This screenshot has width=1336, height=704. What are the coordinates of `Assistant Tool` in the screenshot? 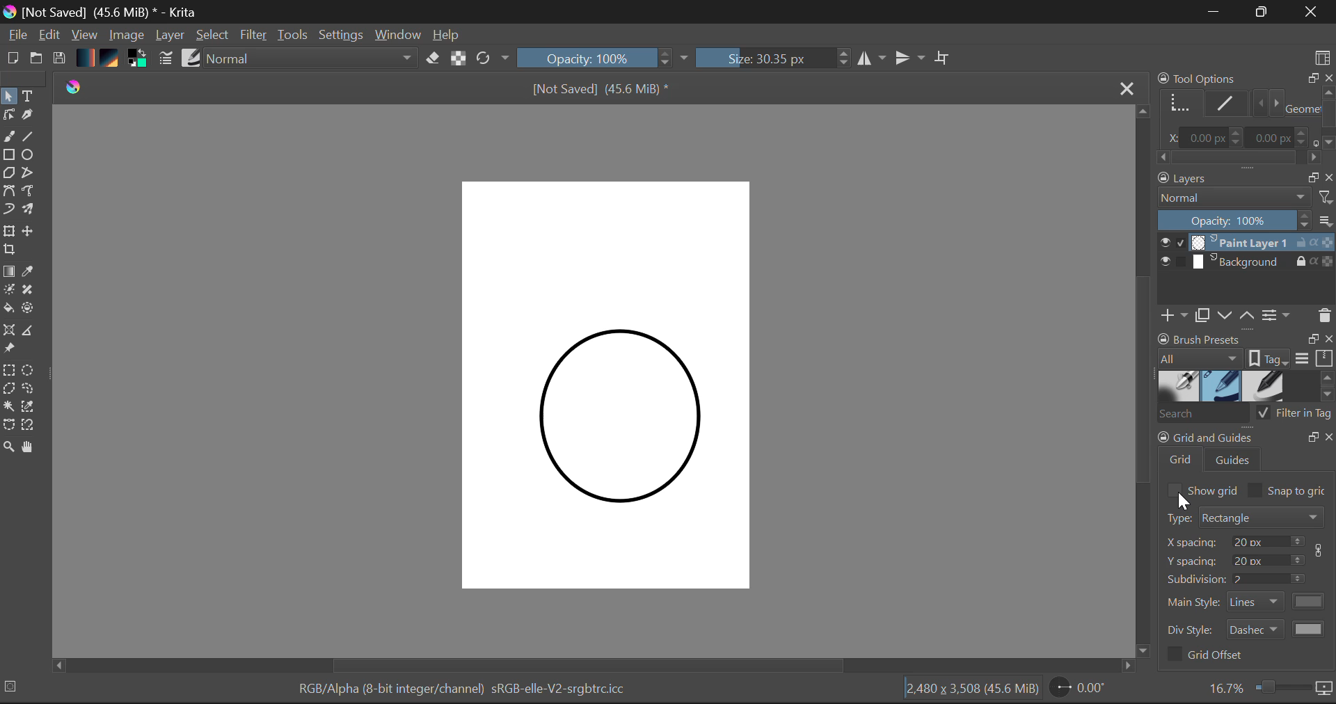 It's located at (10, 331).